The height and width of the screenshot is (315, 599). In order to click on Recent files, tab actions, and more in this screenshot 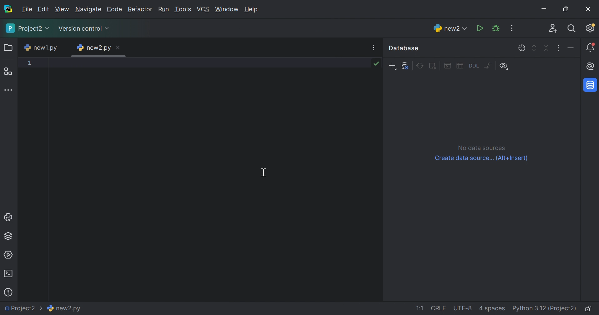, I will do `click(373, 47)`.